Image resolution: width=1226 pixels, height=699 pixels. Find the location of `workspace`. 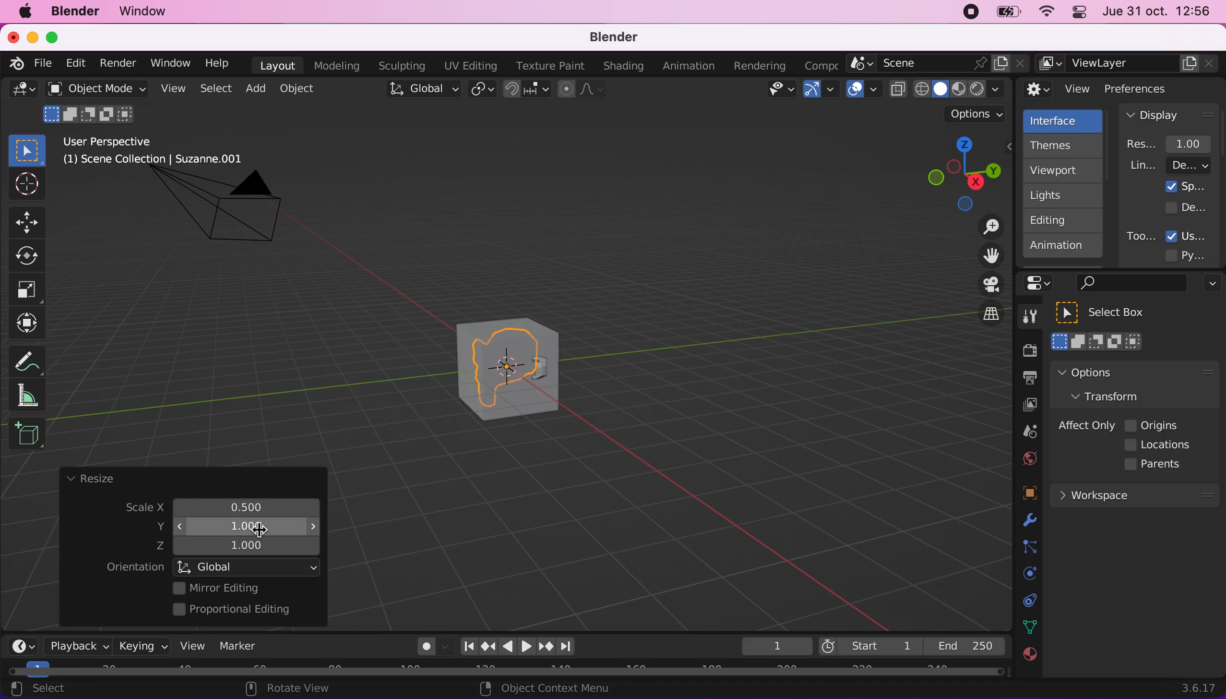

workspace is located at coordinates (1134, 494).